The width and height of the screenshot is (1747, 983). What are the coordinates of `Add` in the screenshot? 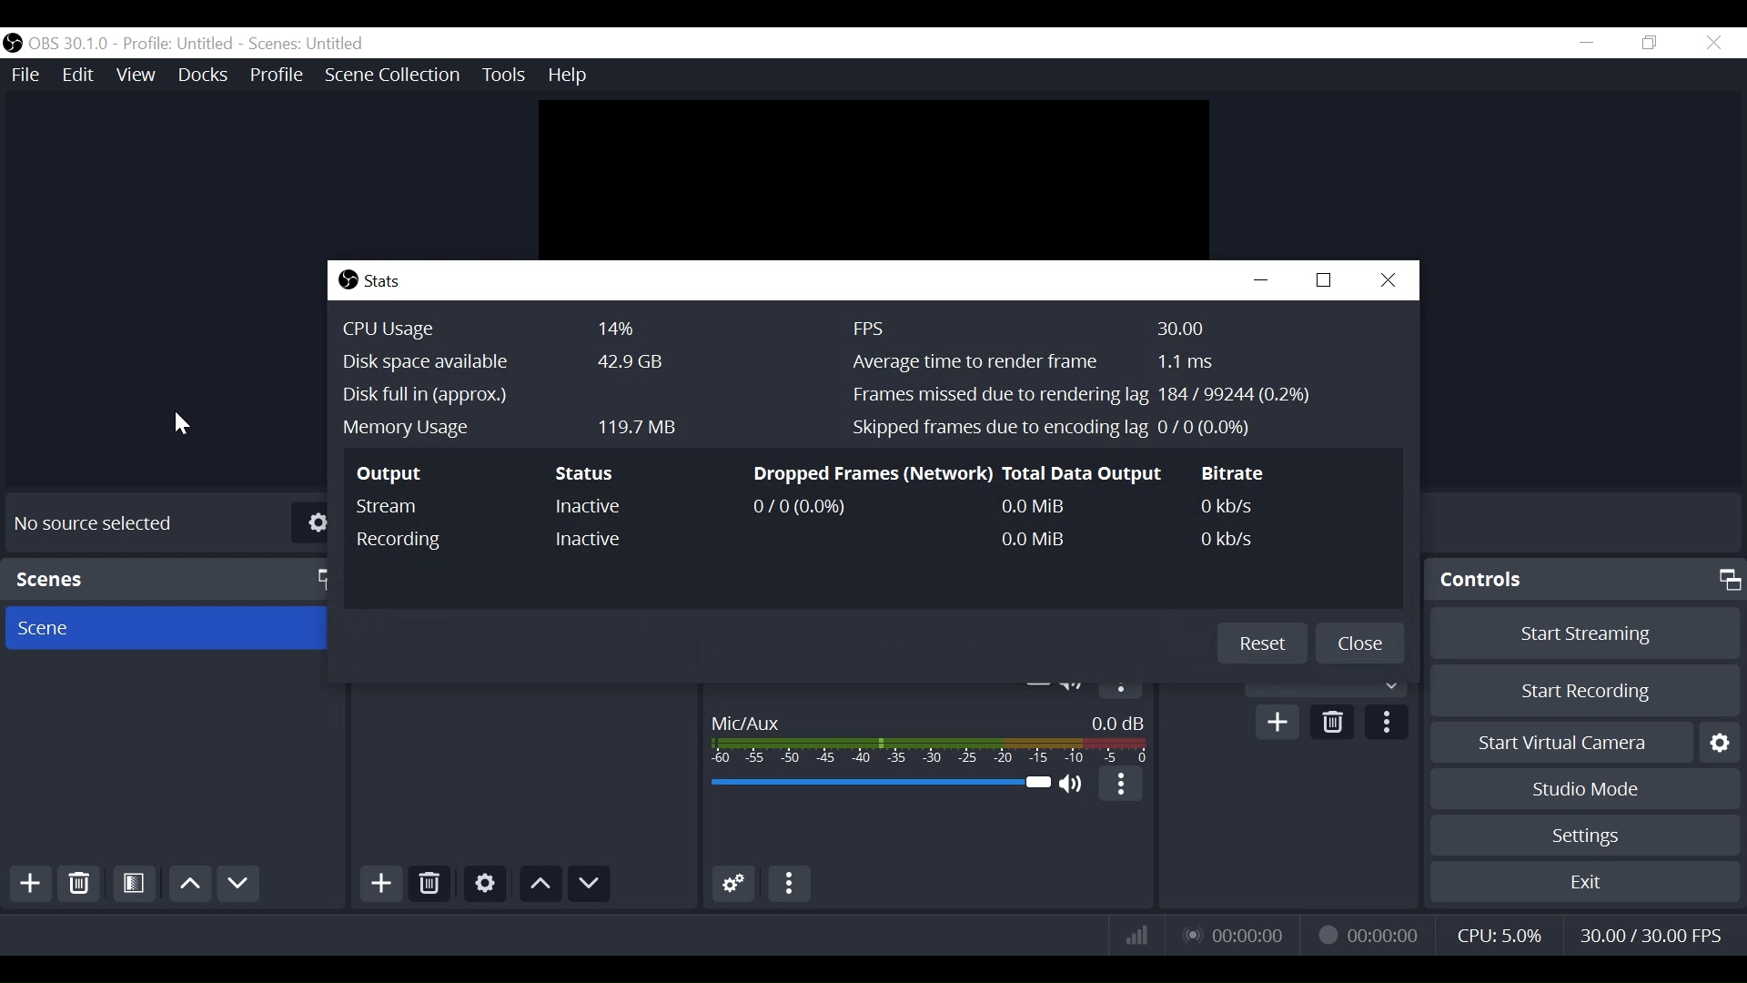 It's located at (34, 887).